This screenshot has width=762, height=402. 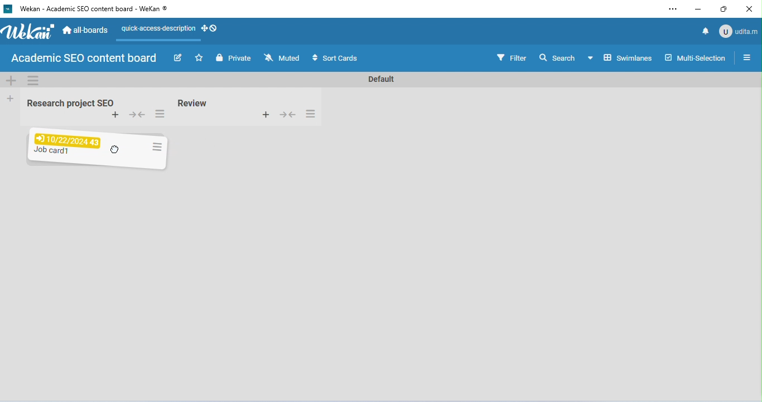 What do you see at coordinates (138, 116) in the screenshot?
I see `collapse` at bounding box center [138, 116].